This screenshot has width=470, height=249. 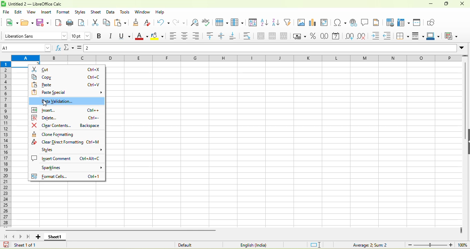 I want to click on edit, so click(x=18, y=12).